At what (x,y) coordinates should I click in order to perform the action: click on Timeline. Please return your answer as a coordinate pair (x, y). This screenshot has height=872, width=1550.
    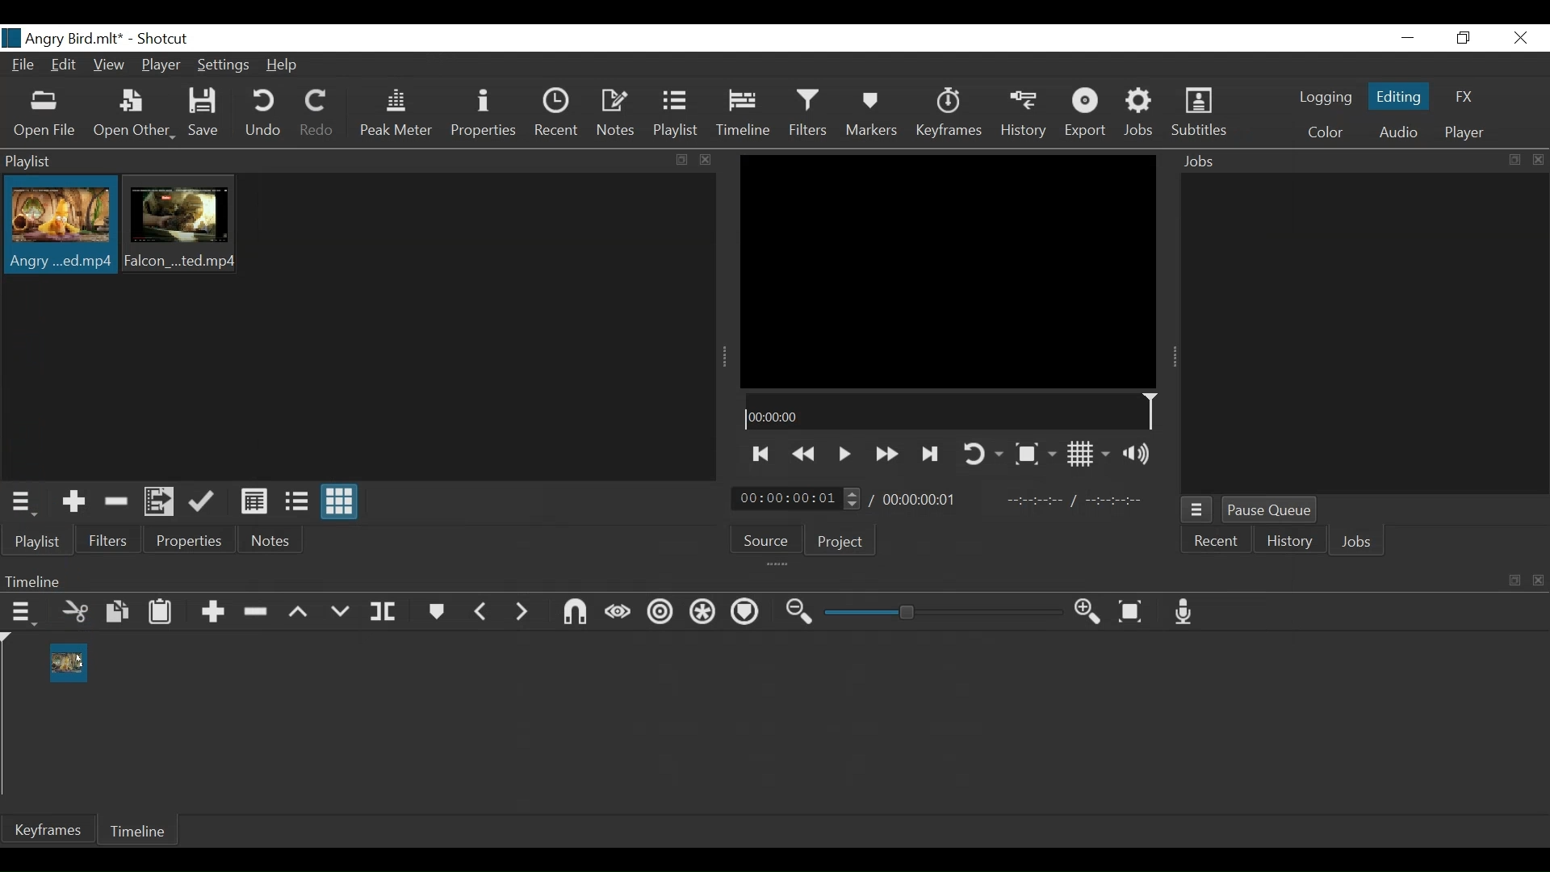
    Looking at the image, I should click on (951, 411).